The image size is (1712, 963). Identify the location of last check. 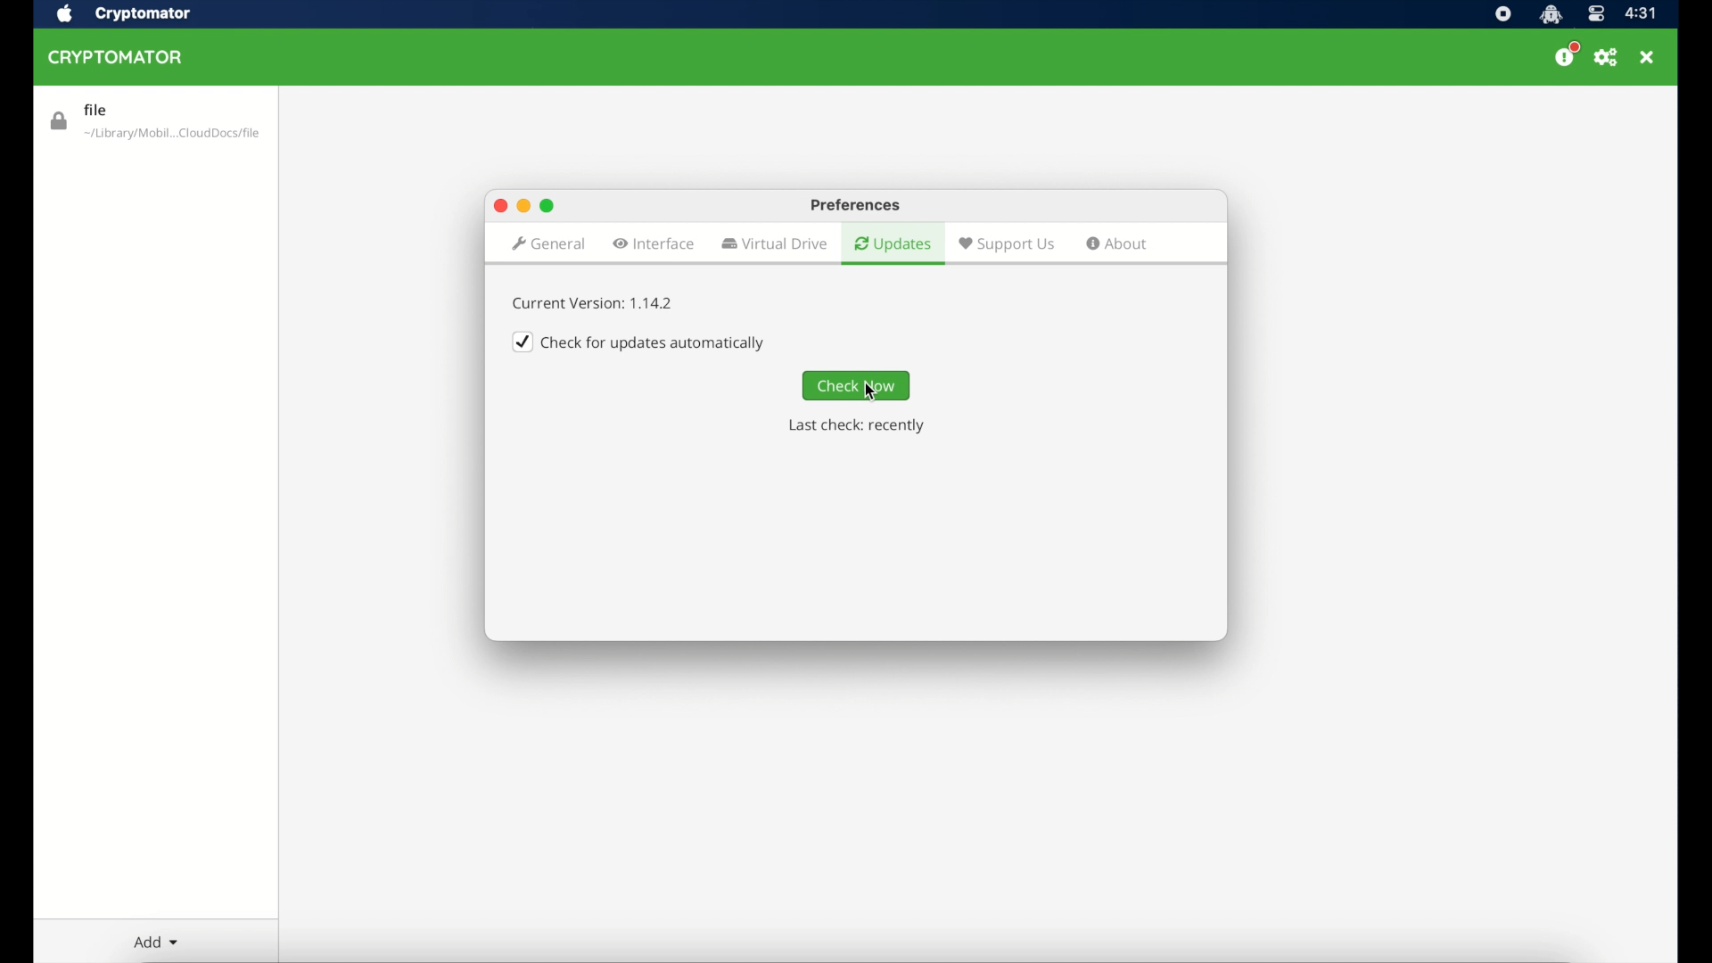
(855, 426).